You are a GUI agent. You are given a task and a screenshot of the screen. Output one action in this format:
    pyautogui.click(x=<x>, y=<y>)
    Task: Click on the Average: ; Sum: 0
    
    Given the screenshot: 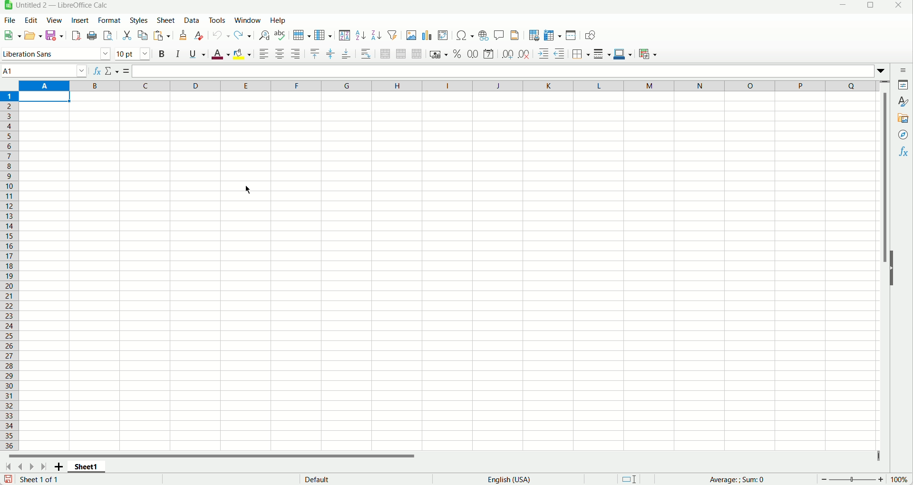 What is the action you would take?
    pyautogui.click(x=734, y=479)
    